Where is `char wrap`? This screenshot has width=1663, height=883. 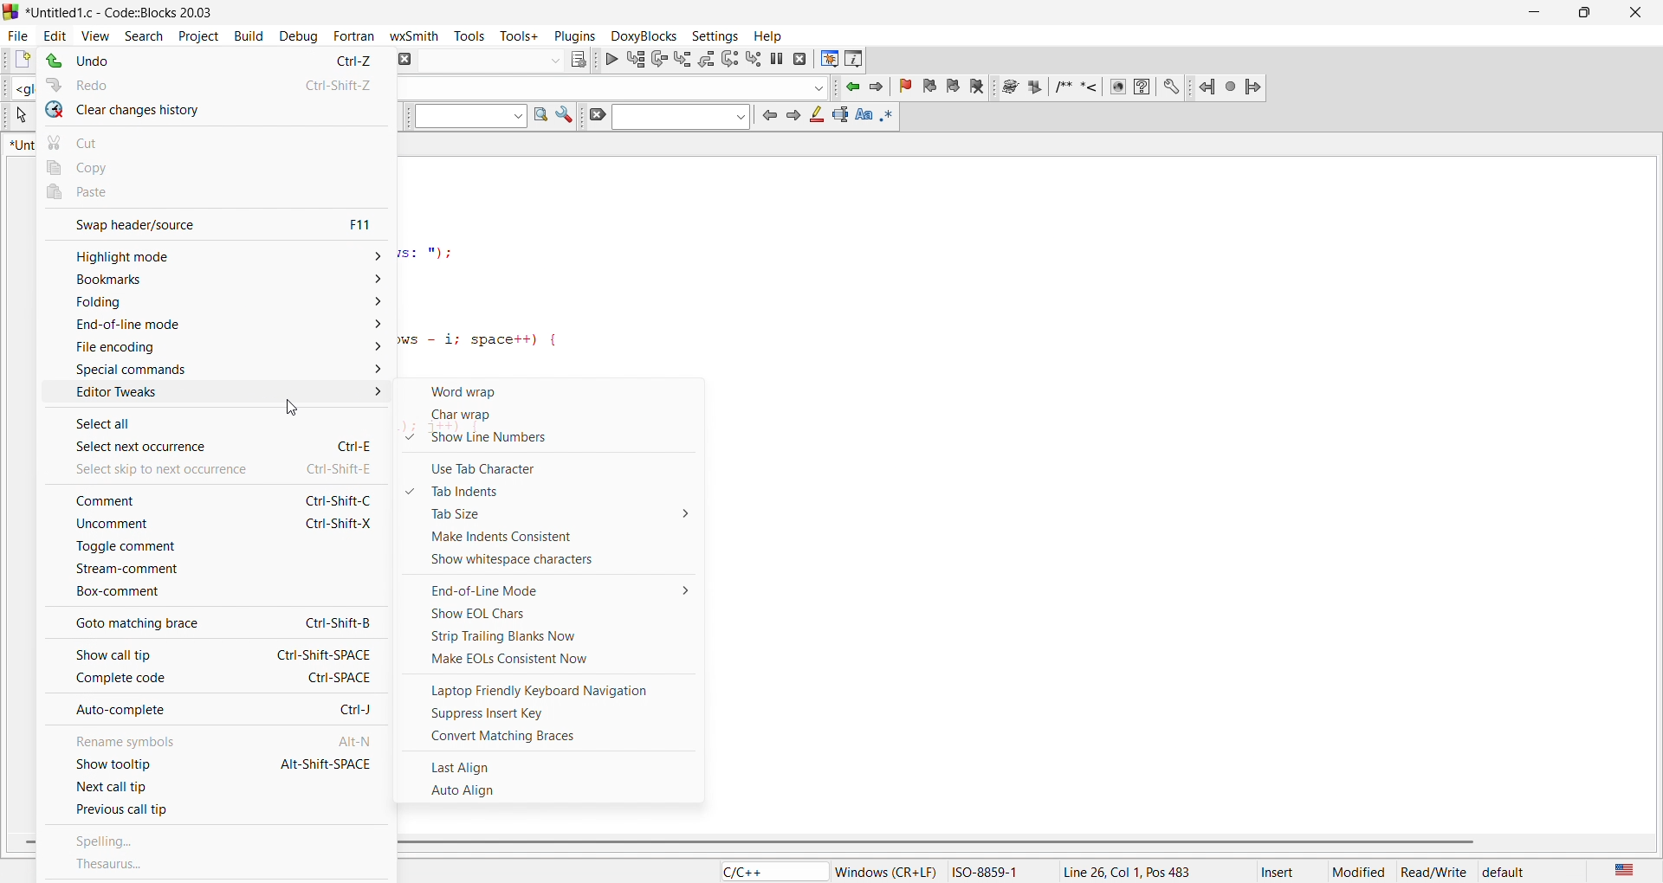 char wrap is located at coordinates (559, 418).